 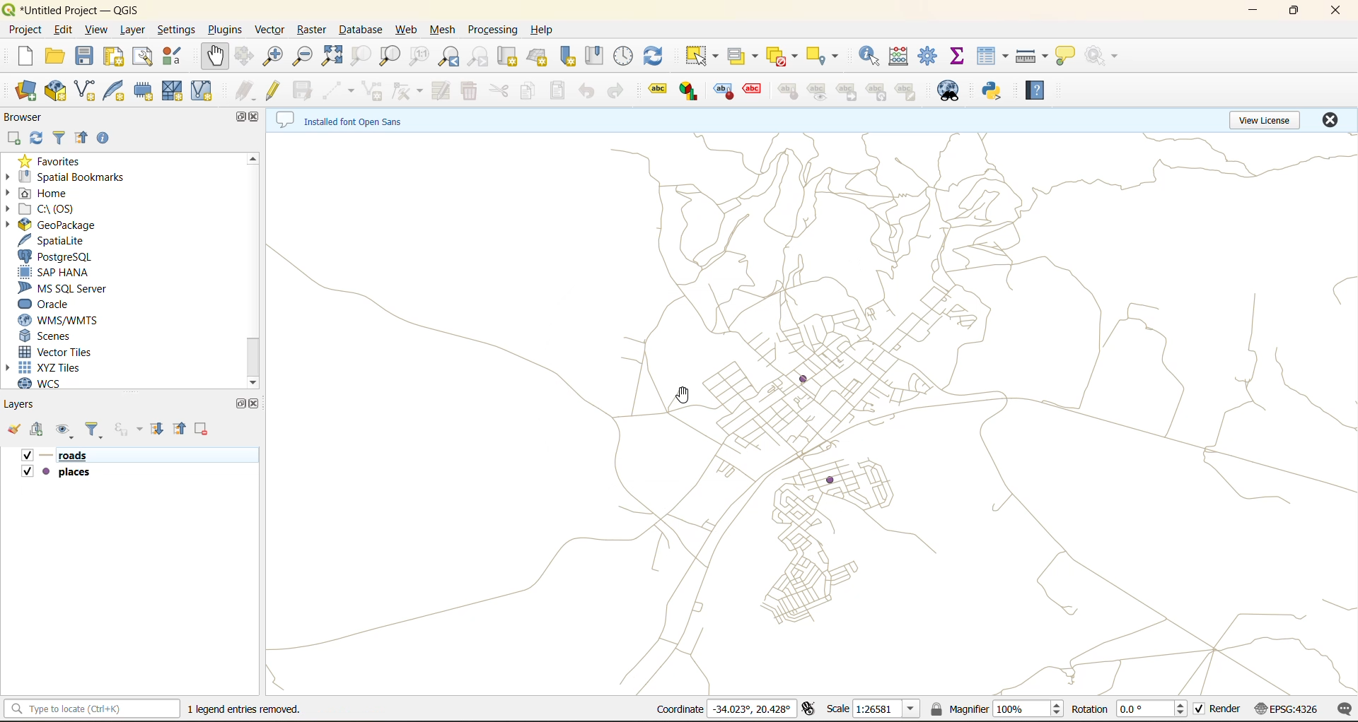 What do you see at coordinates (343, 119) in the screenshot?
I see `metadata` at bounding box center [343, 119].